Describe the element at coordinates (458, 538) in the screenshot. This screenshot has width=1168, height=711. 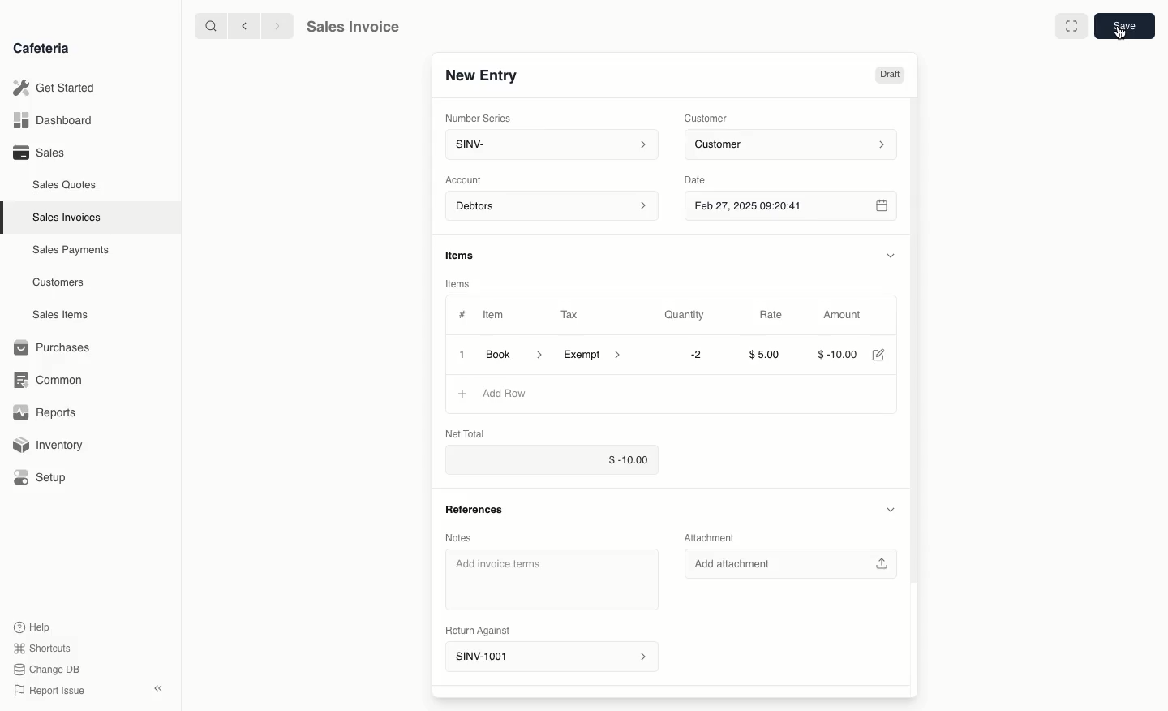
I see `Notes` at that location.